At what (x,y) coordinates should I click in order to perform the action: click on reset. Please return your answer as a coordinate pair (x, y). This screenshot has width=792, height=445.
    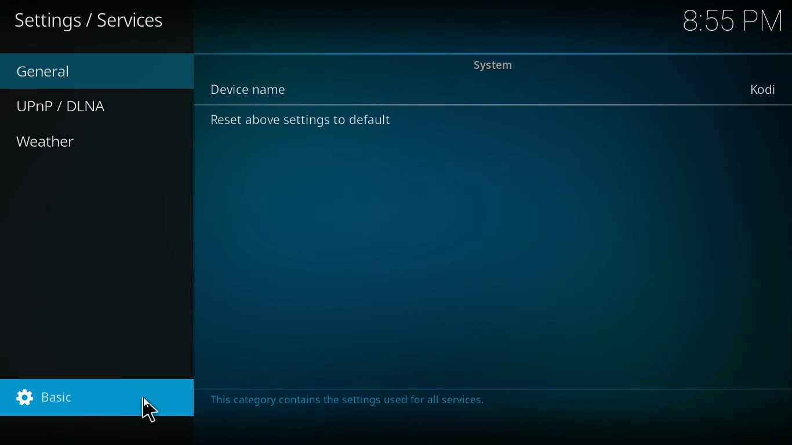
    Looking at the image, I should click on (304, 121).